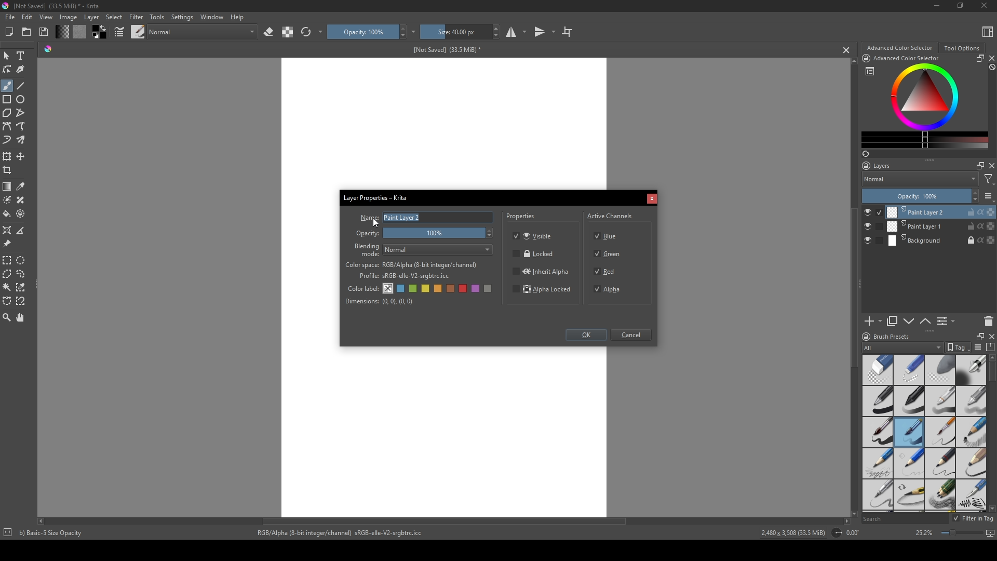 The height and width of the screenshot is (561, 997). What do you see at coordinates (892, 337) in the screenshot?
I see `Brush presets` at bounding box center [892, 337].